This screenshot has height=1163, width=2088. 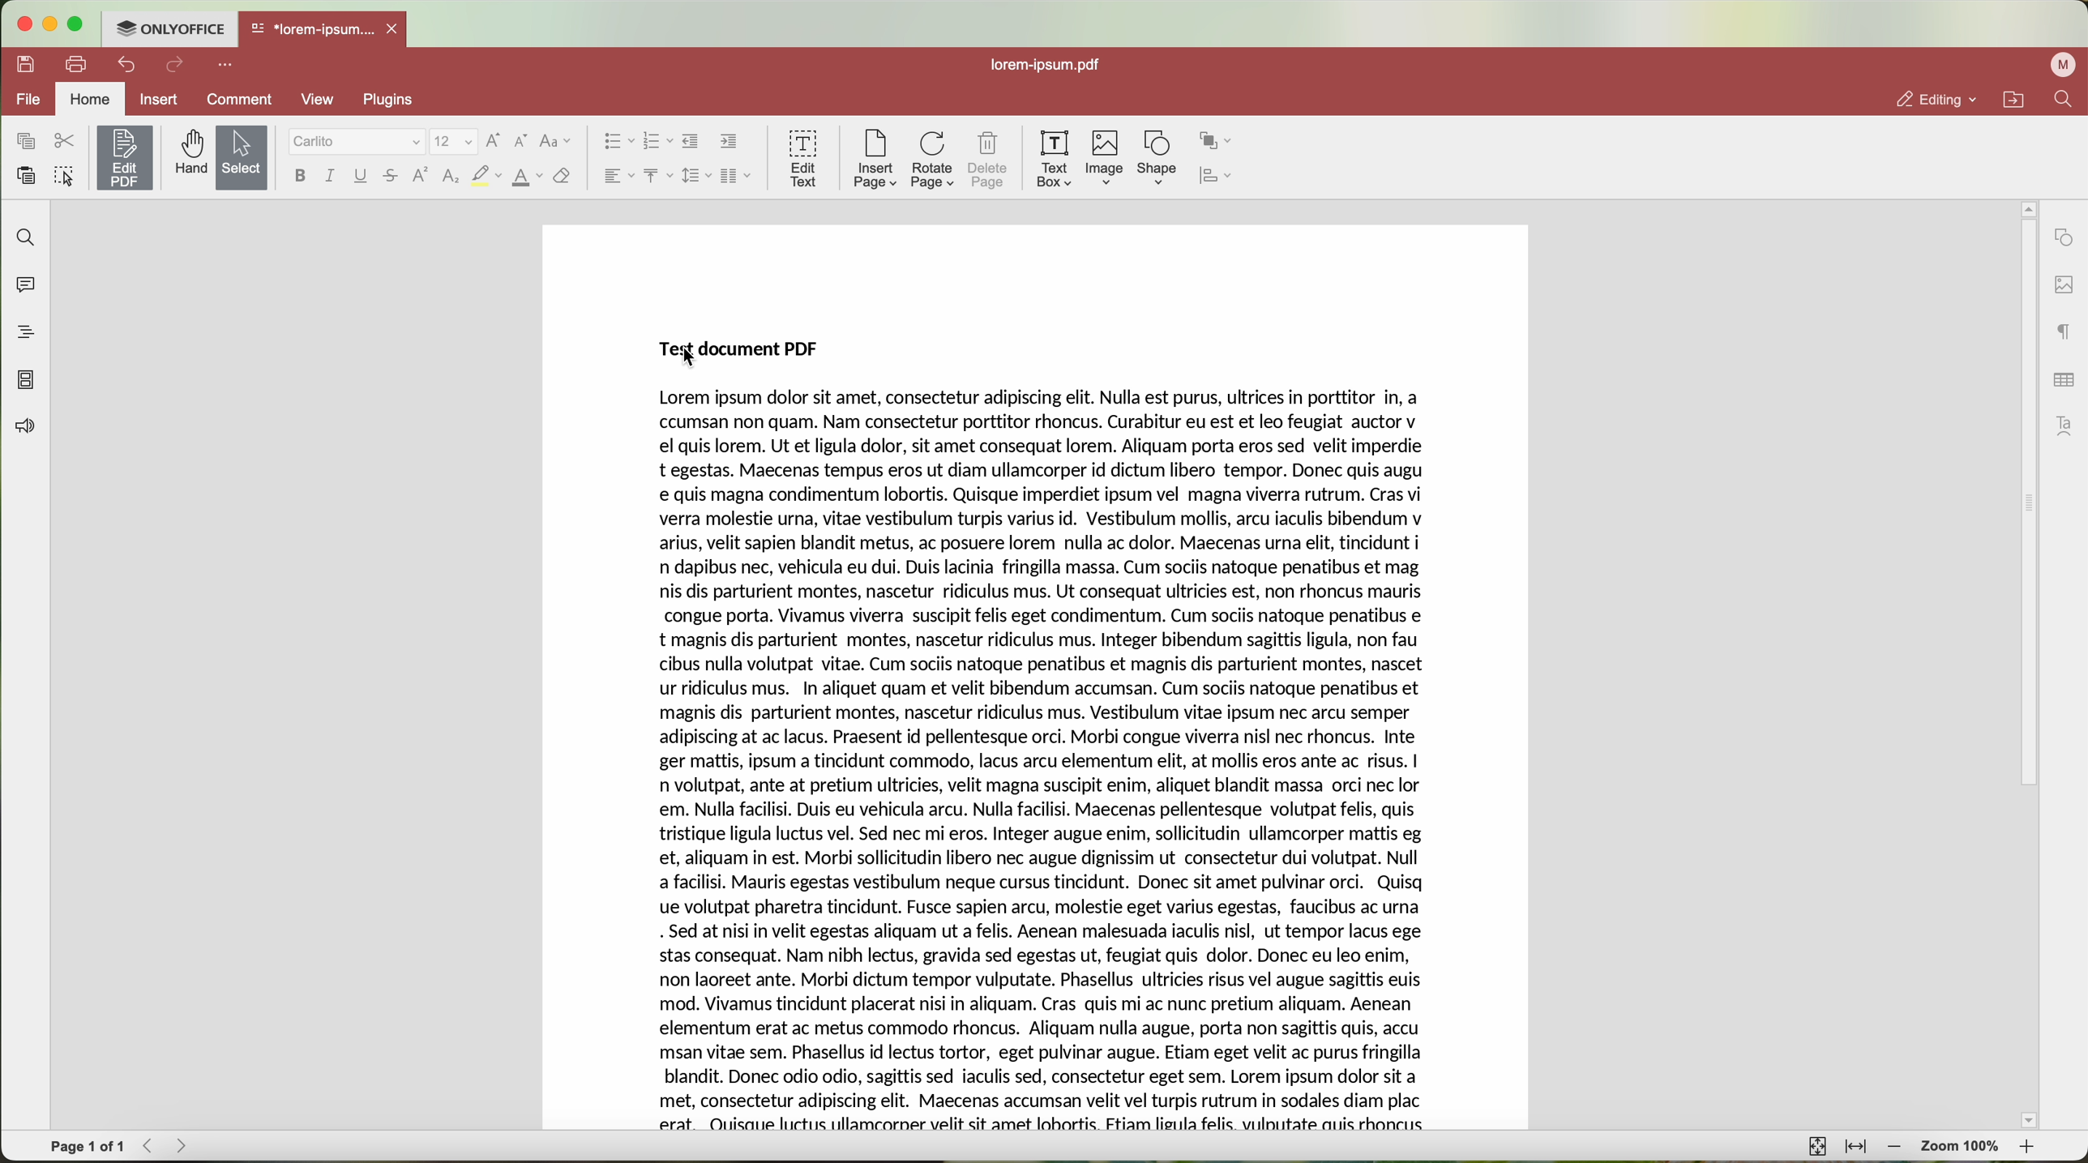 I want to click on headings, so click(x=21, y=334).